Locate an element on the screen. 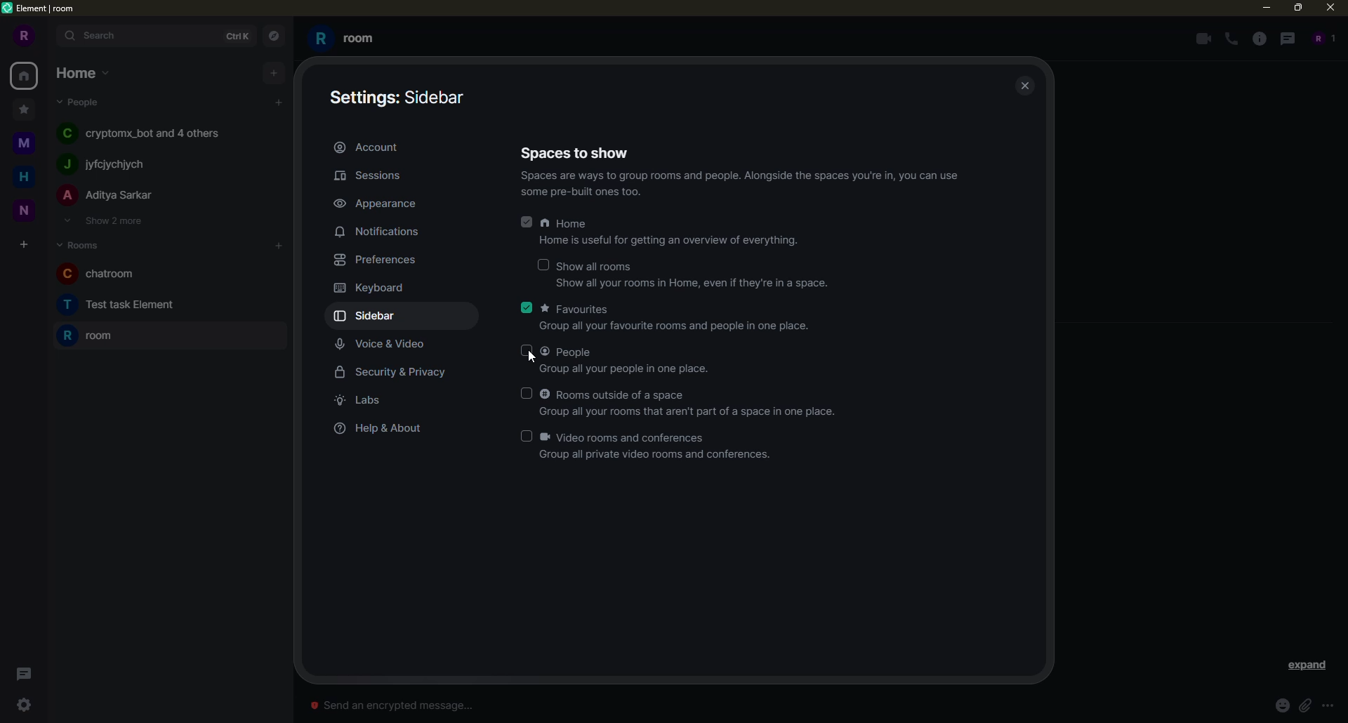 The height and width of the screenshot is (723, 1348). voice call is located at coordinates (1230, 38).